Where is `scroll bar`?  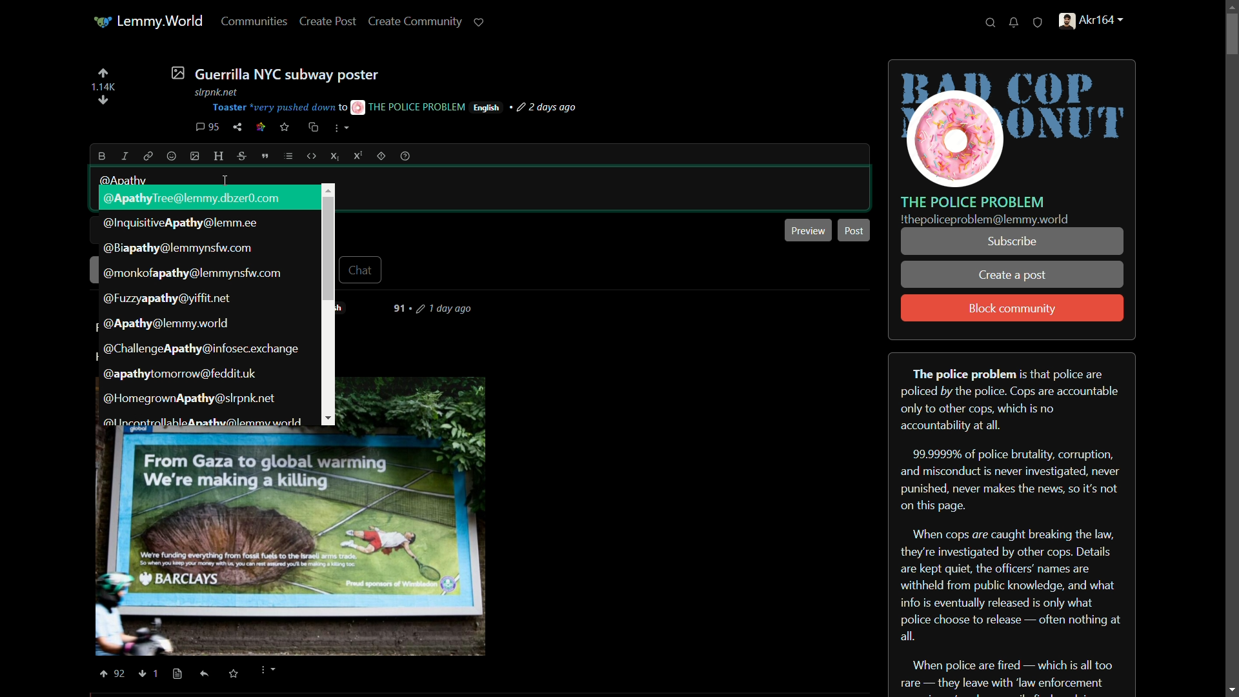 scroll bar is located at coordinates (328, 247).